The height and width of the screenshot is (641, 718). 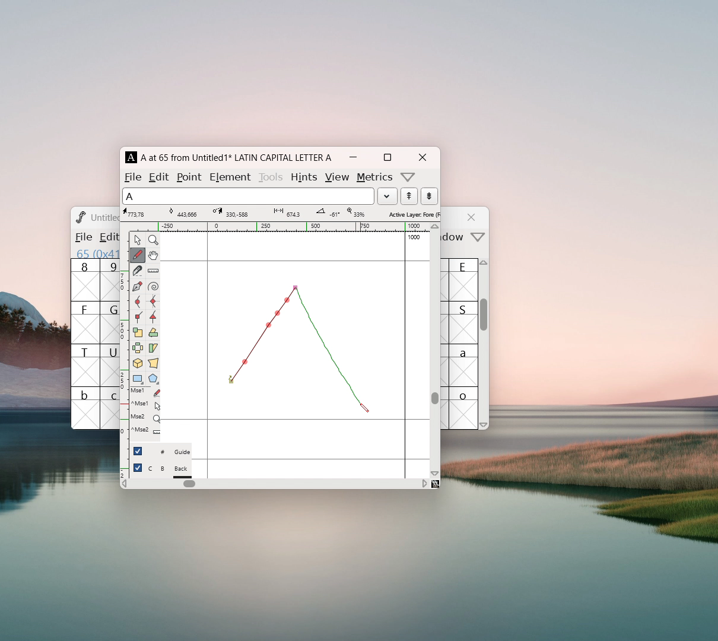 I want to click on maximum ascent line, so click(x=295, y=261).